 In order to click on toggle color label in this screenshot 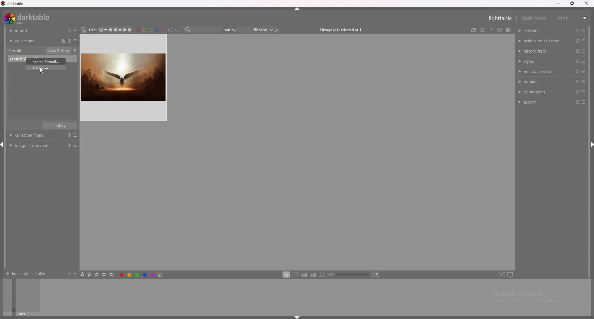, I will do `click(142, 274)`.